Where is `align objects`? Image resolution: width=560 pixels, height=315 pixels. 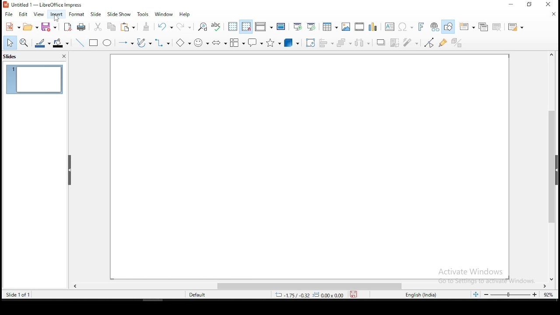 align objects is located at coordinates (326, 42).